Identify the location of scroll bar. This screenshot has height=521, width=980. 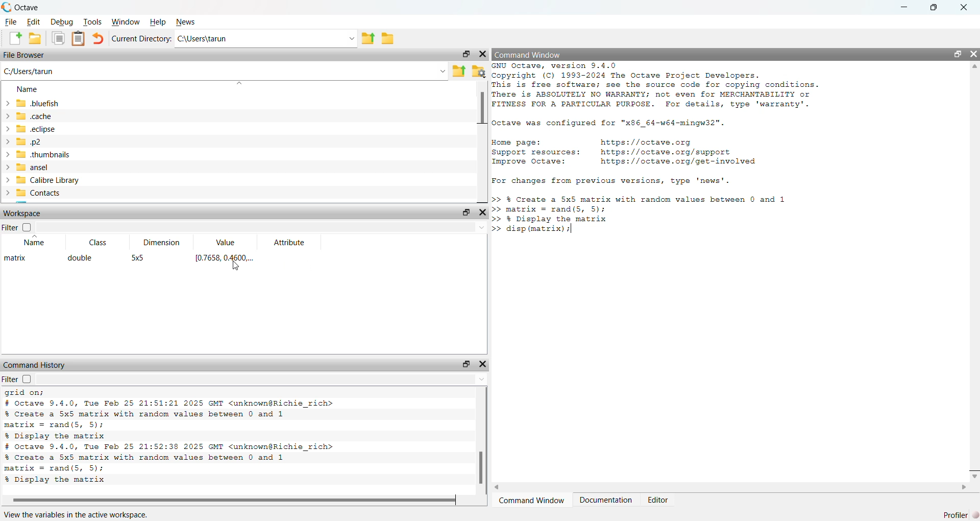
(234, 500).